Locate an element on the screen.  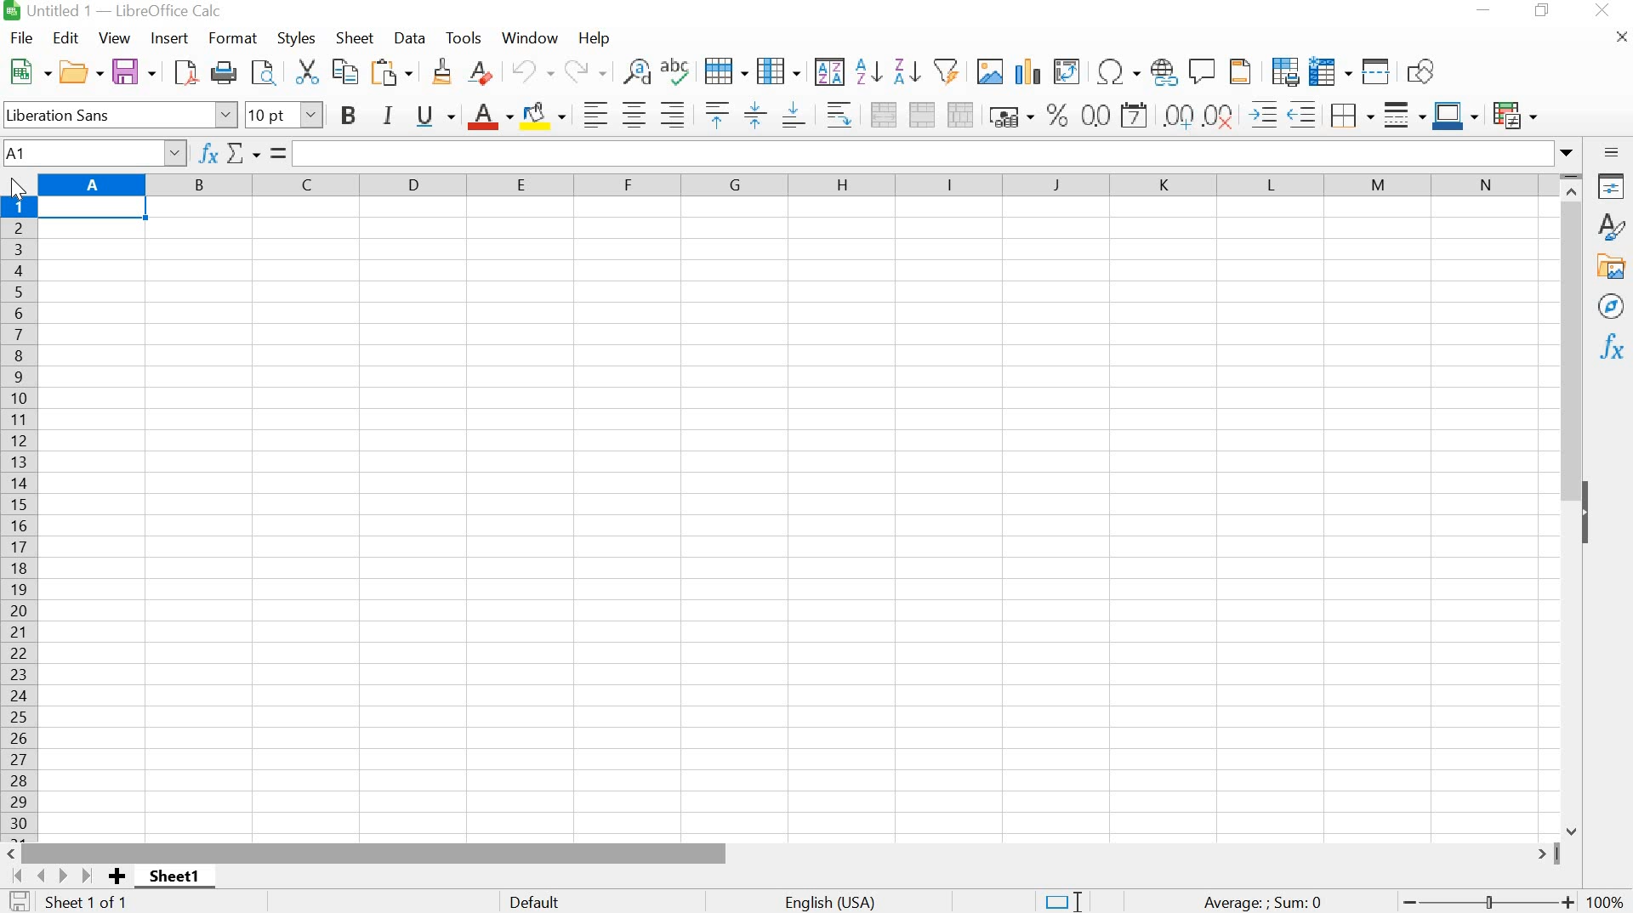
Insert Image is located at coordinates (993, 74).